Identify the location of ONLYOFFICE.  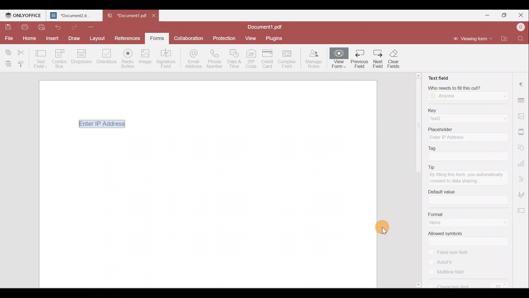
(23, 15).